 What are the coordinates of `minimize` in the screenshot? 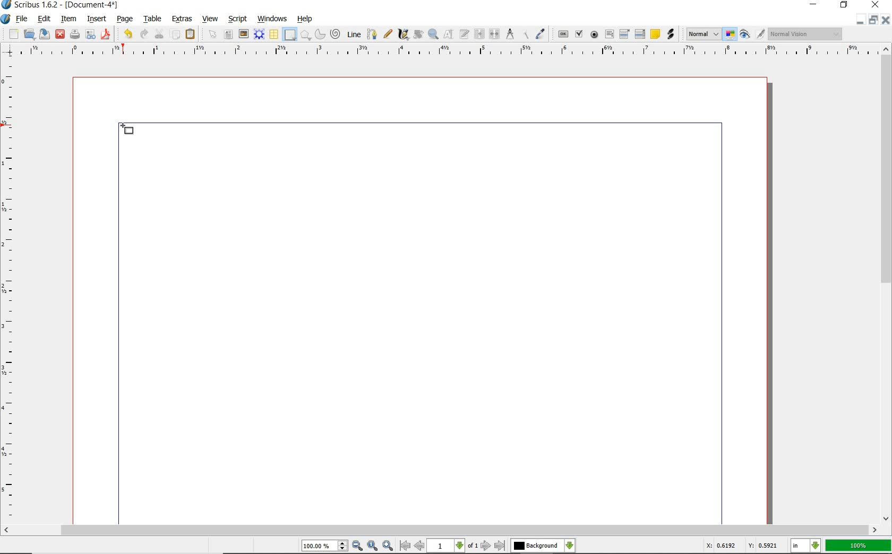 It's located at (814, 5).